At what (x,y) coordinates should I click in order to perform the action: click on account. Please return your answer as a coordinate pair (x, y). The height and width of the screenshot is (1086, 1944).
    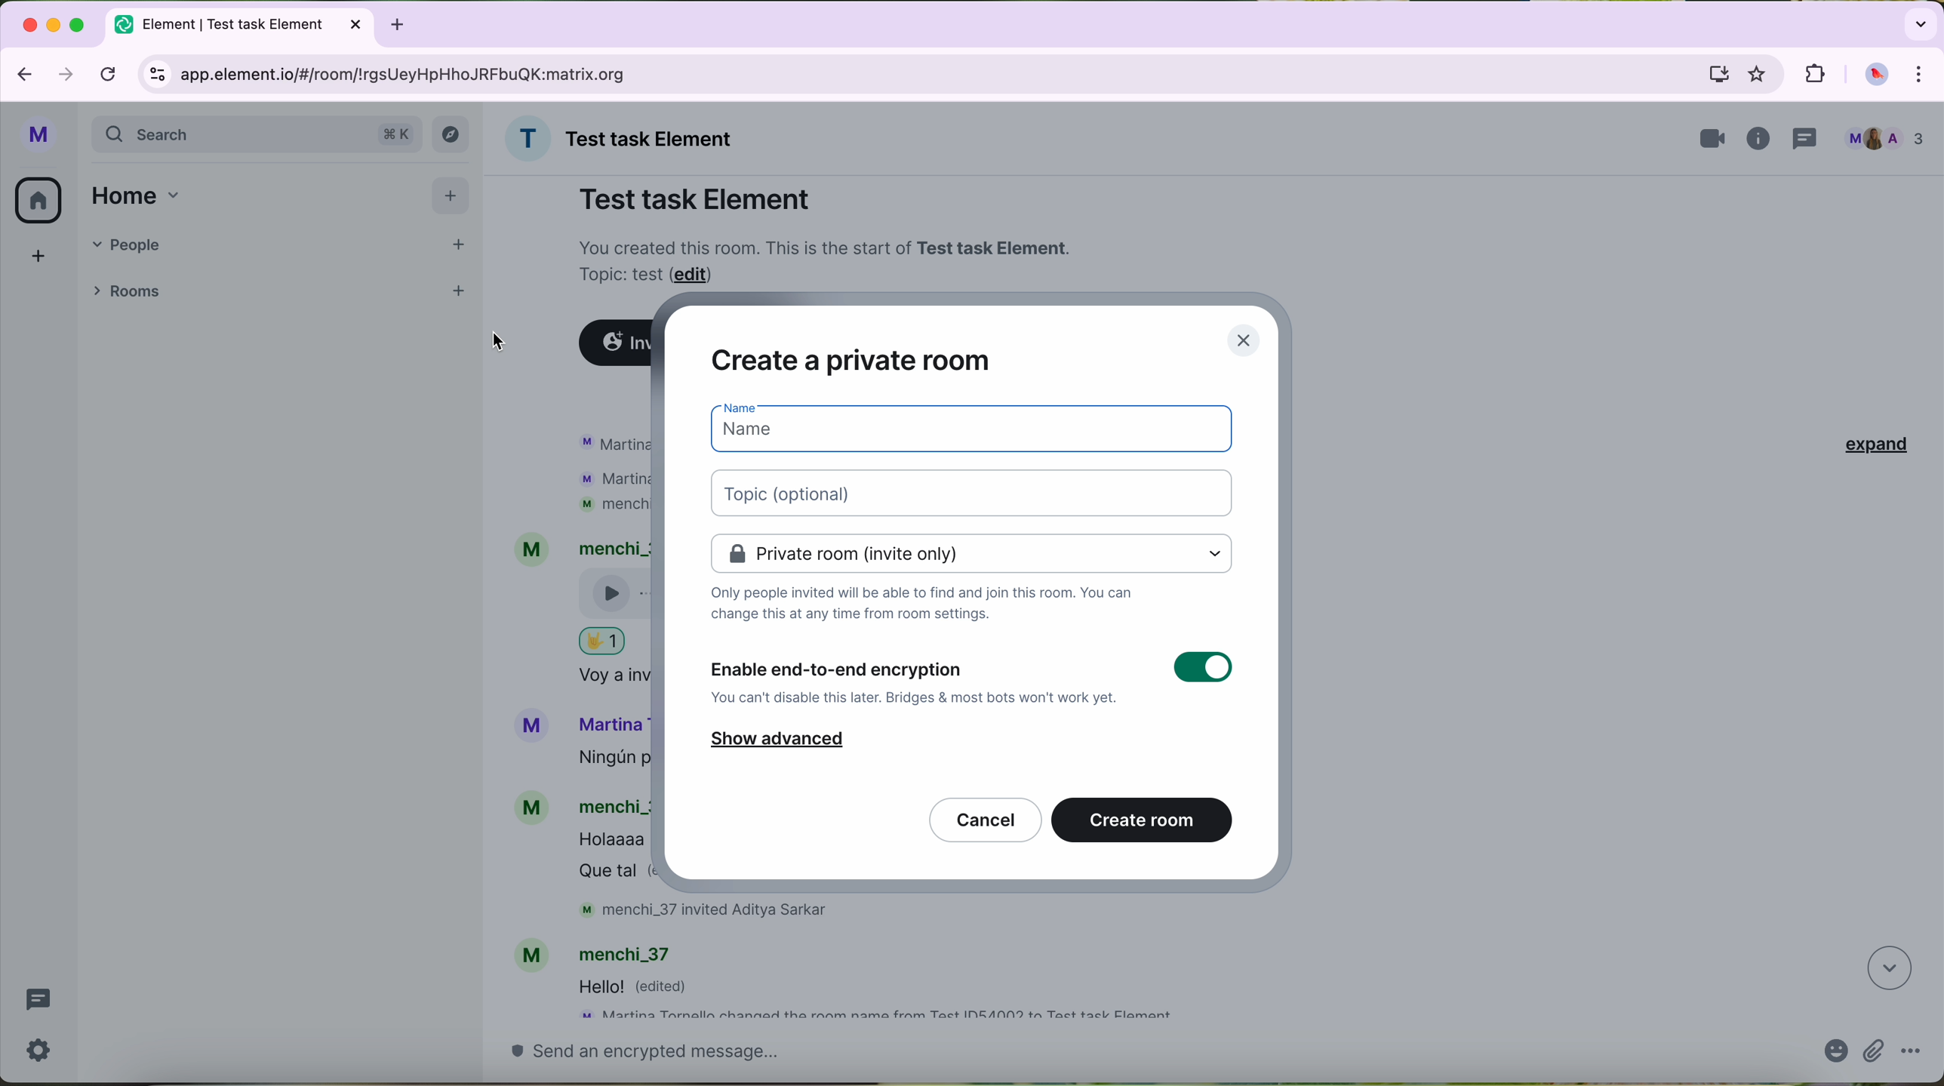
    Looking at the image, I should click on (604, 952).